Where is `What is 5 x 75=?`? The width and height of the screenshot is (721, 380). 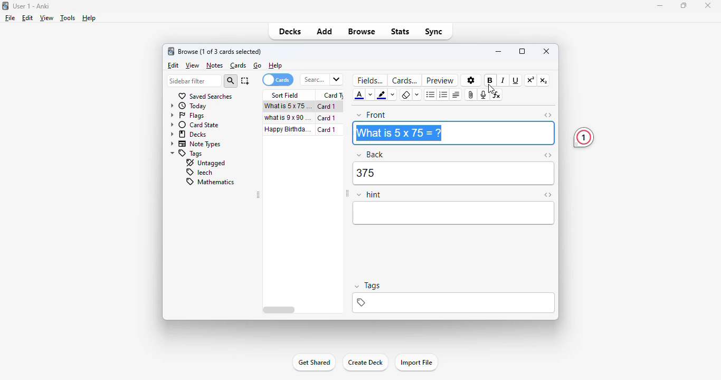
What is 5 x 75=? is located at coordinates (397, 133).